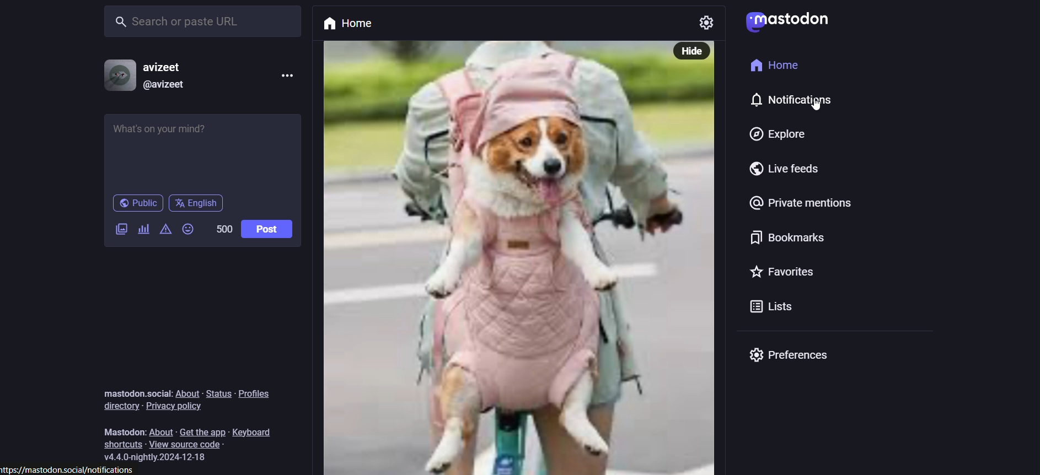 Image resolution: width=1040 pixels, height=475 pixels. Describe the element at coordinates (135, 391) in the screenshot. I see `text` at that location.